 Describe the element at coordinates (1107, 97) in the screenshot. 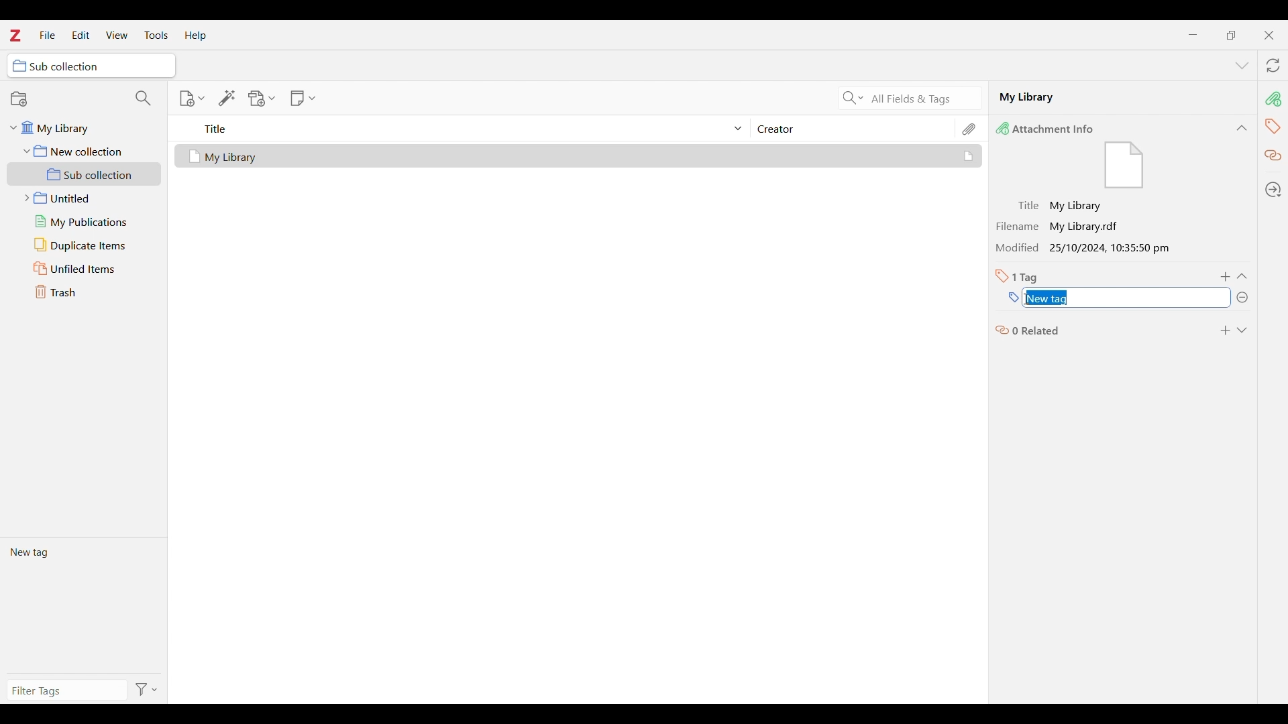

I see `Name of selected file` at that location.